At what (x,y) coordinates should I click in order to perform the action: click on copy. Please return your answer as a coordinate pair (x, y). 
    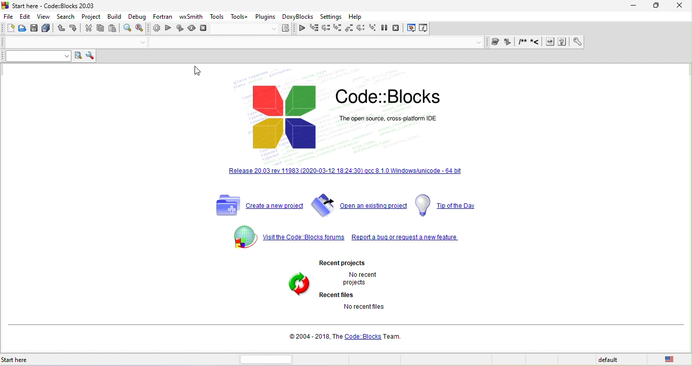
    Looking at the image, I should click on (101, 28).